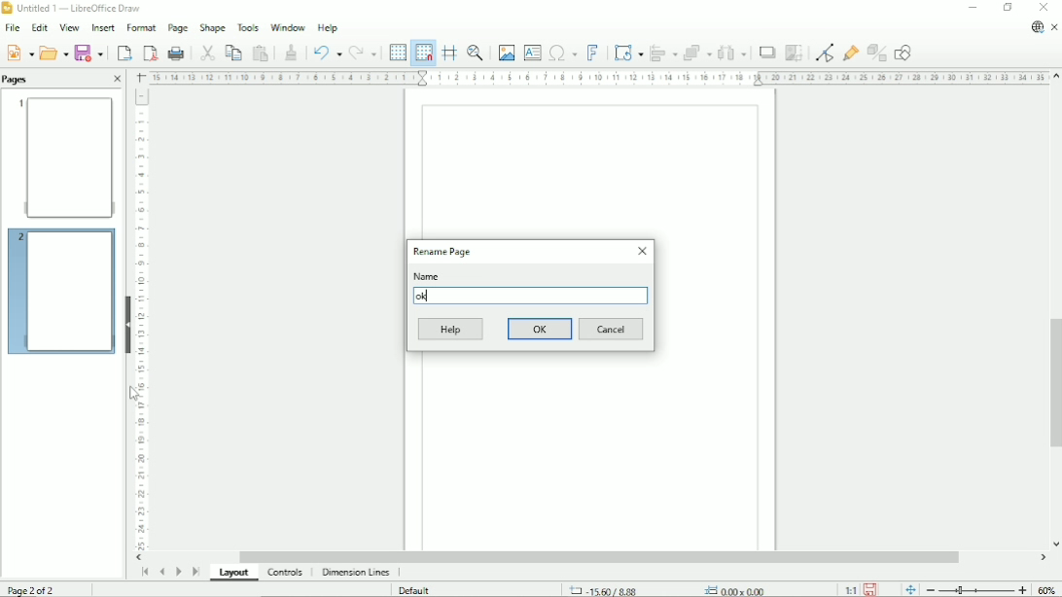 Image resolution: width=1062 pixels, height=597 pixels. I want to click on Toggle point edit mode, so click(827, 52).